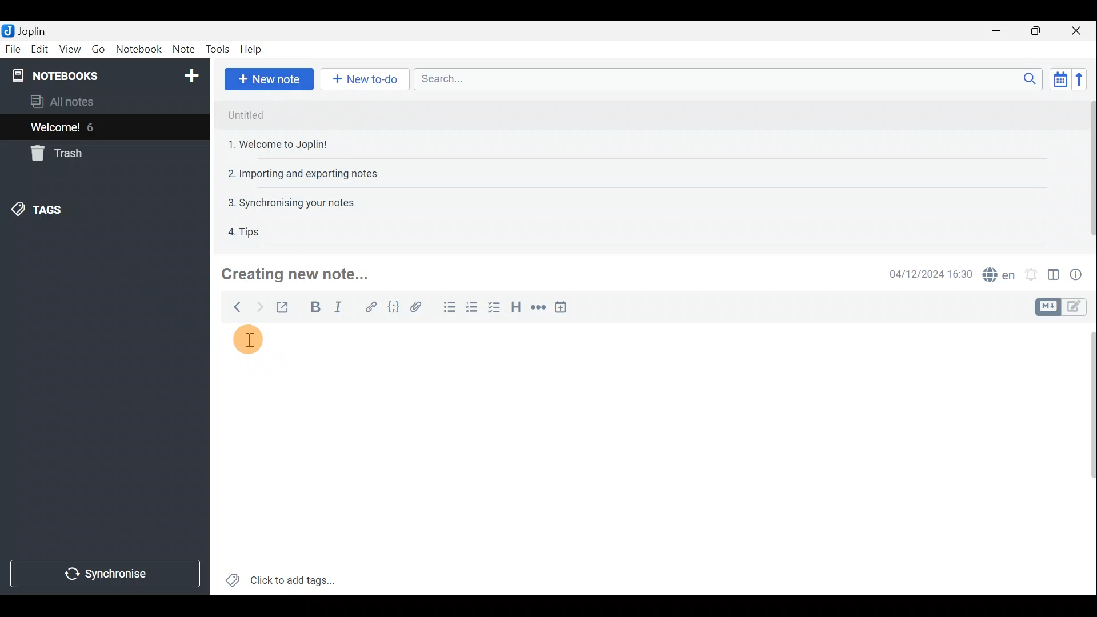 The image size is (1097, 617). Describe the element at coordinates (40, 49) in the screenshot. I see `Edit` at that location.